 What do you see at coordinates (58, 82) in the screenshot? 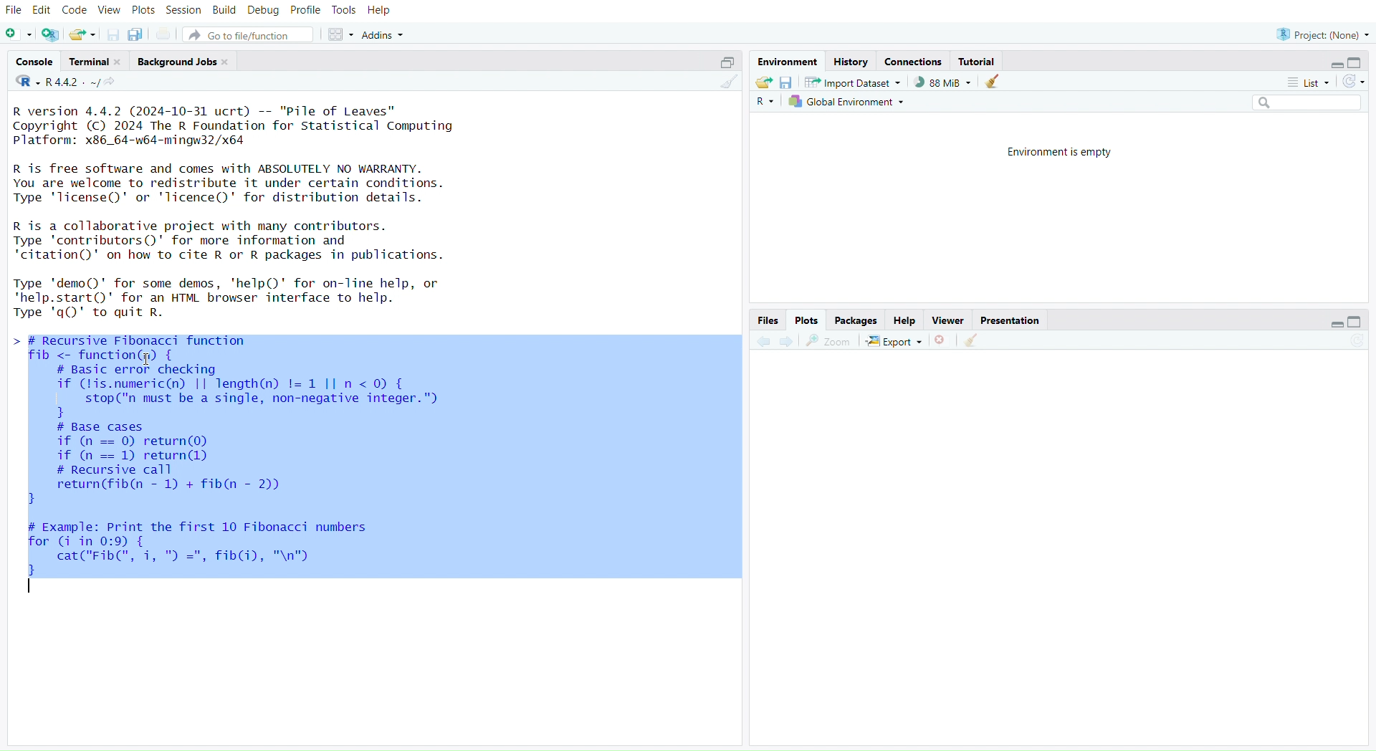
I see `R 4.4.2` at bounding box center [58, 82].